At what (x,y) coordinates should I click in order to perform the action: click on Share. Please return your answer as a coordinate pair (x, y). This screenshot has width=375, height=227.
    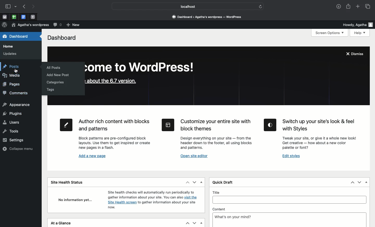
    Looking at the image, I should click on (348, 7).